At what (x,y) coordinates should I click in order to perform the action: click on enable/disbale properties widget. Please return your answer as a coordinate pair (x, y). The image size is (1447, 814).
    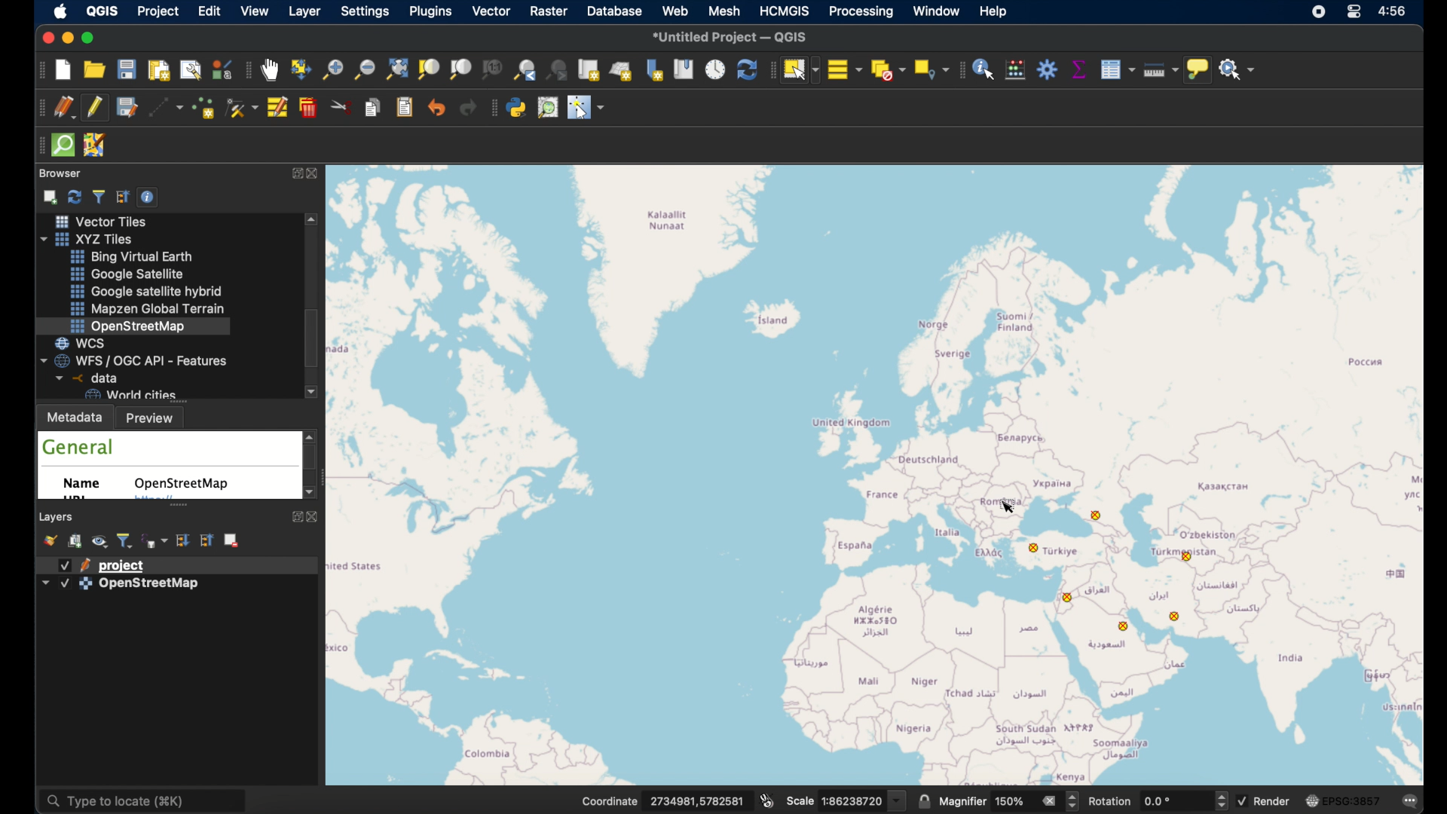
    Looking at the image, I should click on (150, 196).